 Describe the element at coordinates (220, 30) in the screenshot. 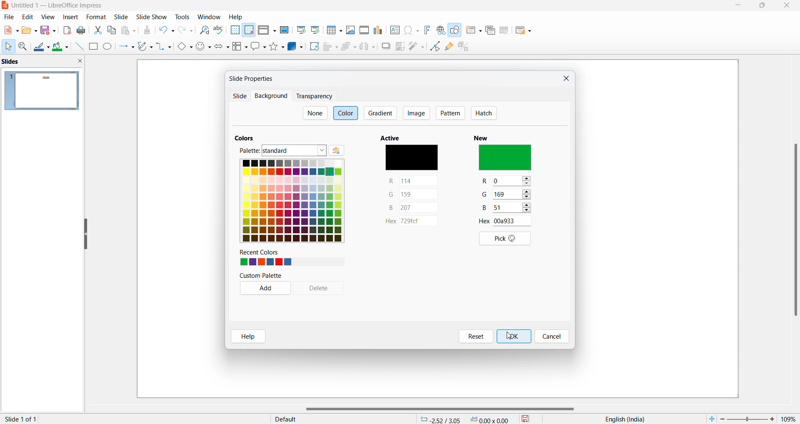

I see `spellings` at that location.